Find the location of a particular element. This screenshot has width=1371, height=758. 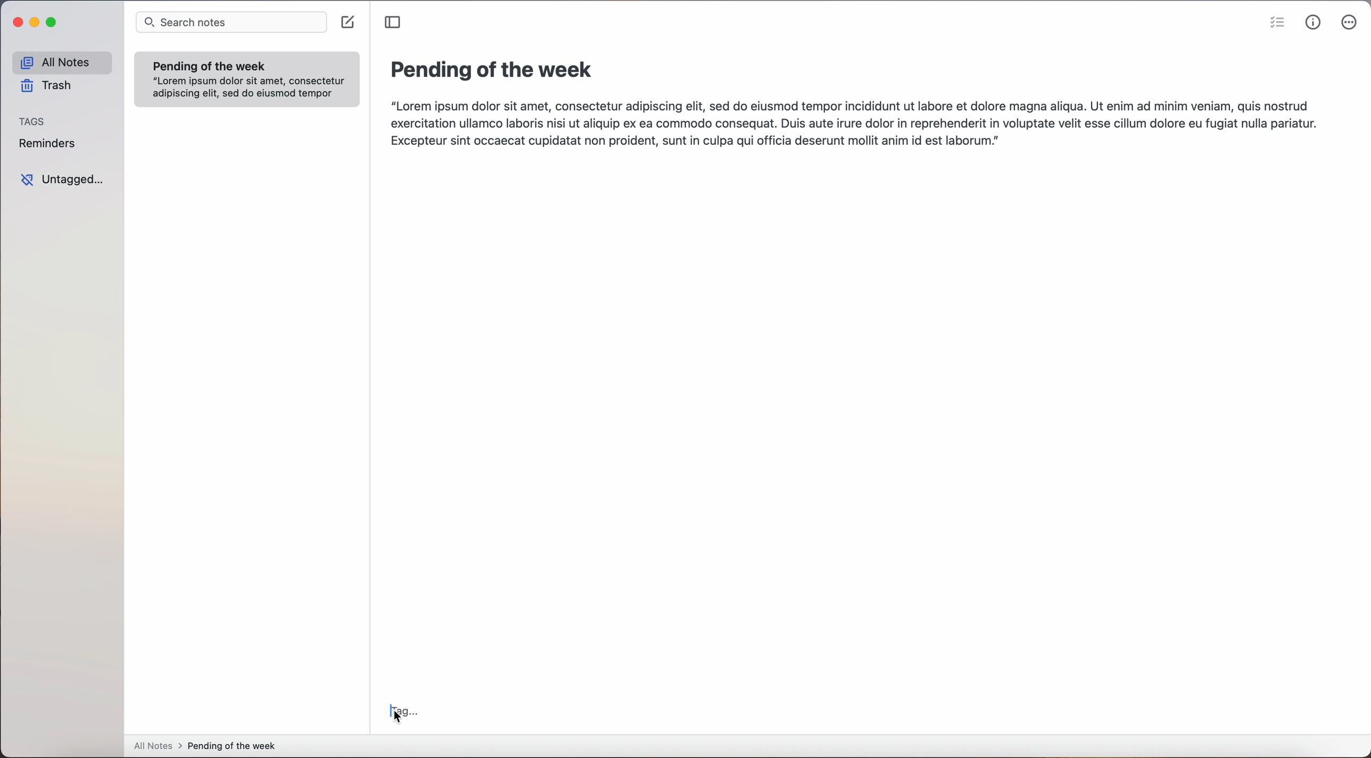

typing cursor is located at coordinates (392, 711).